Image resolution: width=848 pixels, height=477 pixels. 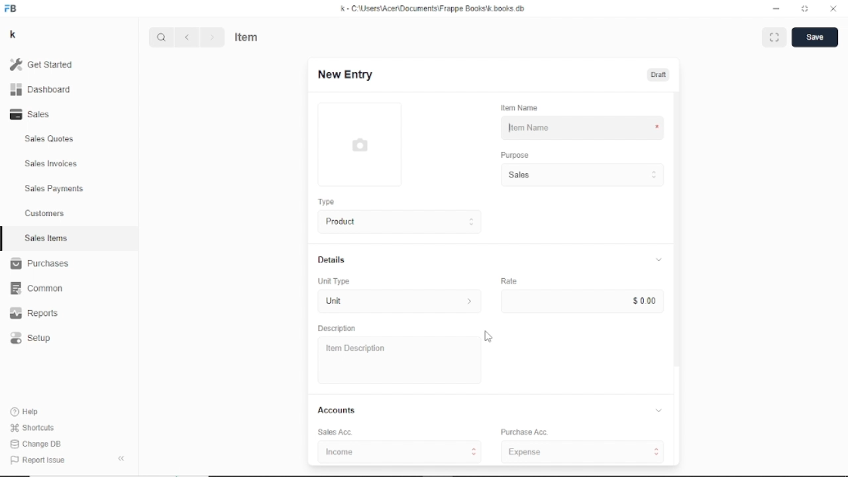 What do you see at coordinates (337, 329) in the screenshot?
I see `Description` at bounding box center [337, 329].